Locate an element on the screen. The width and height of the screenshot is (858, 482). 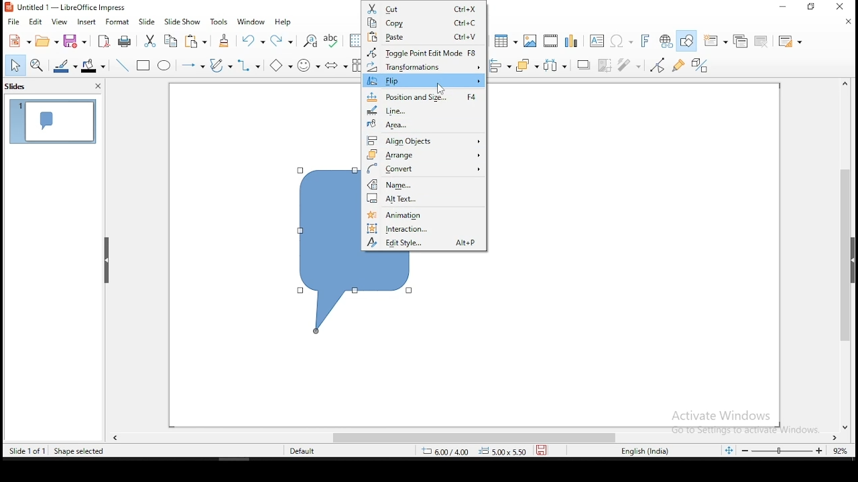
spell check is located at coordinates (332, 41).